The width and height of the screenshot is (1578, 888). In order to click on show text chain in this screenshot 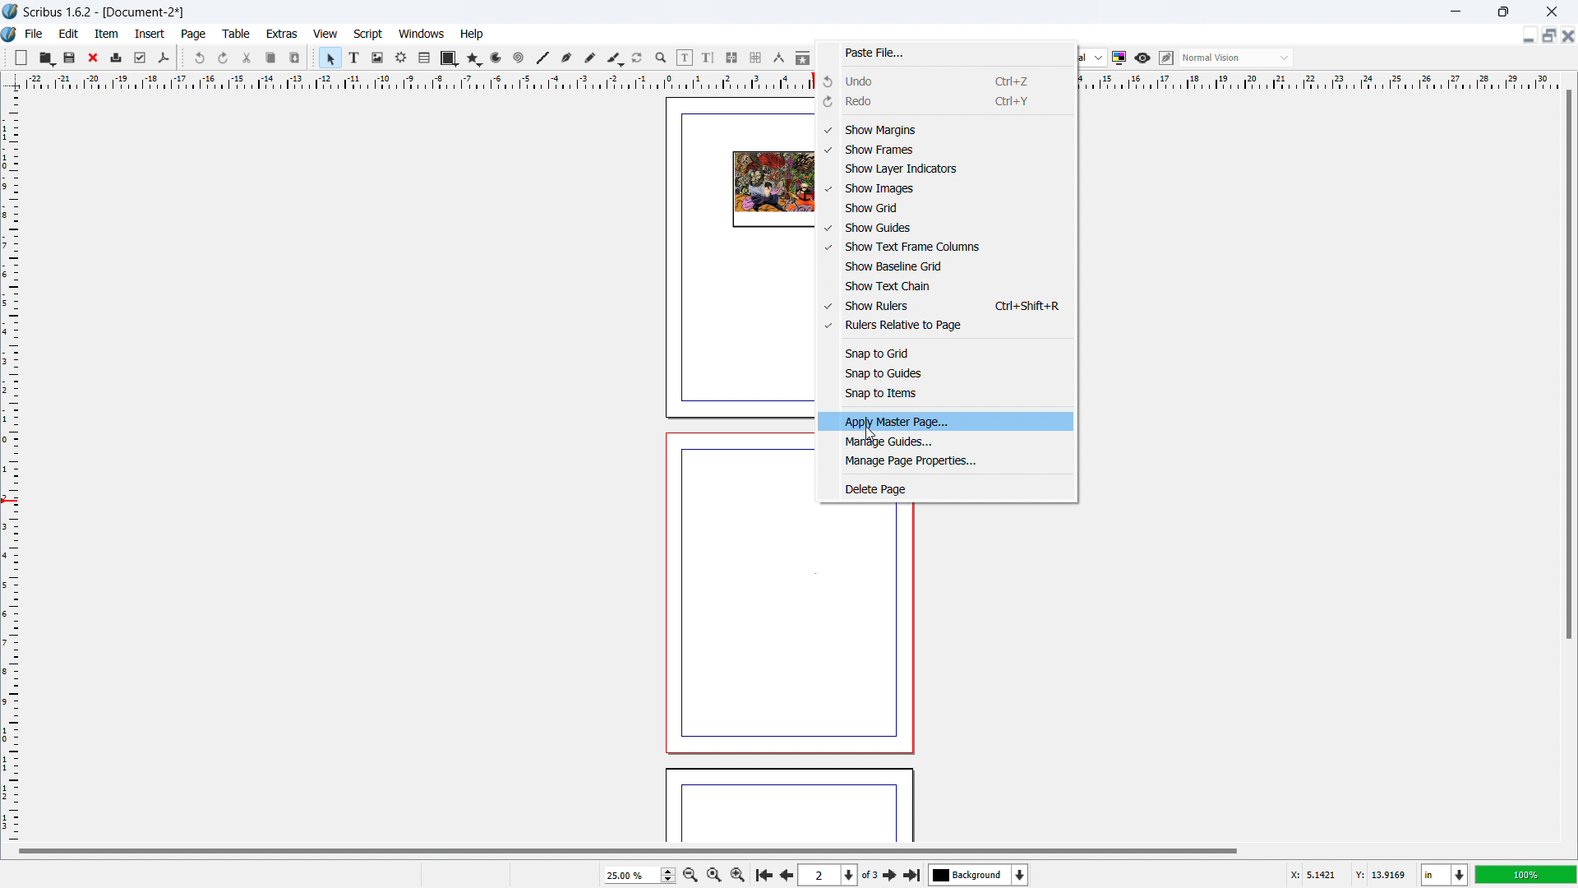, I will do `click(947, 285)`.